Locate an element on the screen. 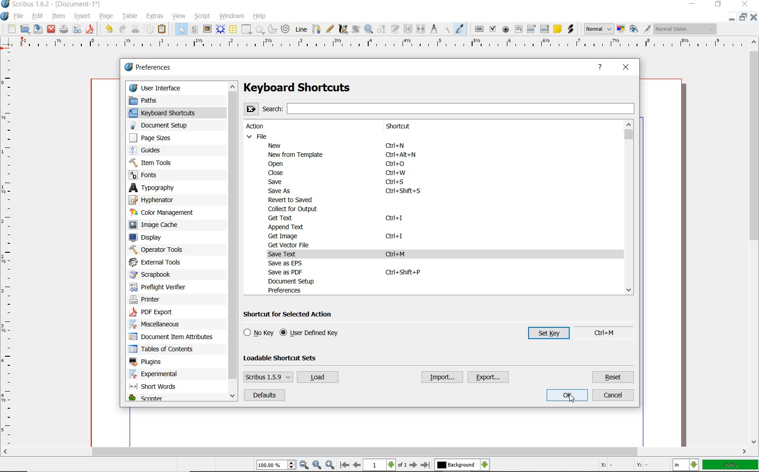 Image resolution: width=759 pixels, height=472 pixels. pdf check box is located at coordinates (492, 28).